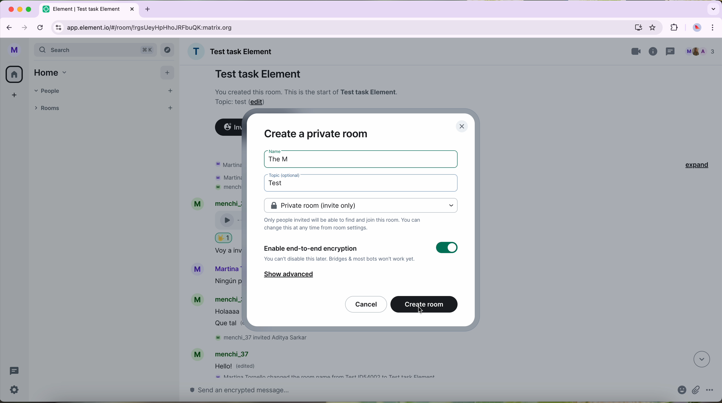 The height and width of the screenshot is (403, 722). Describe the element at coordinates (49, 107) in the screenshot. I see `rooms tab` at that location.